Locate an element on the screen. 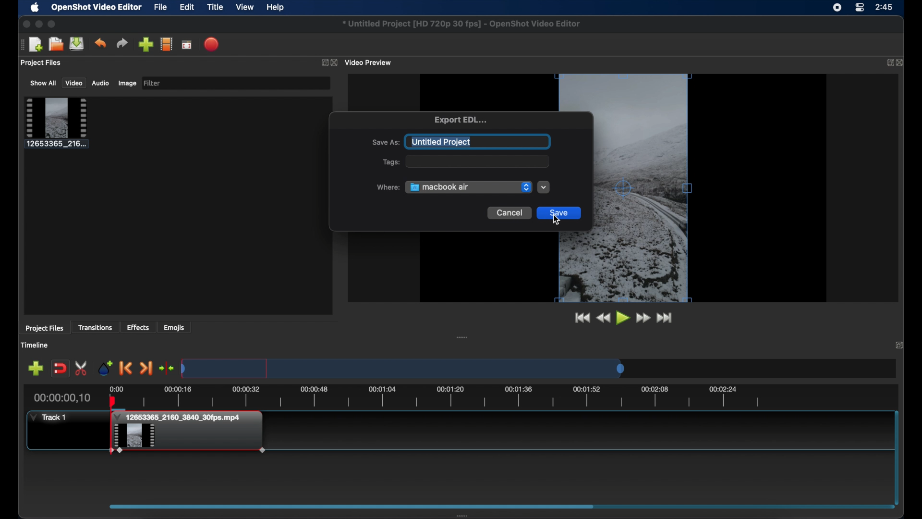  previous marker is located at coordinates (126, 368).